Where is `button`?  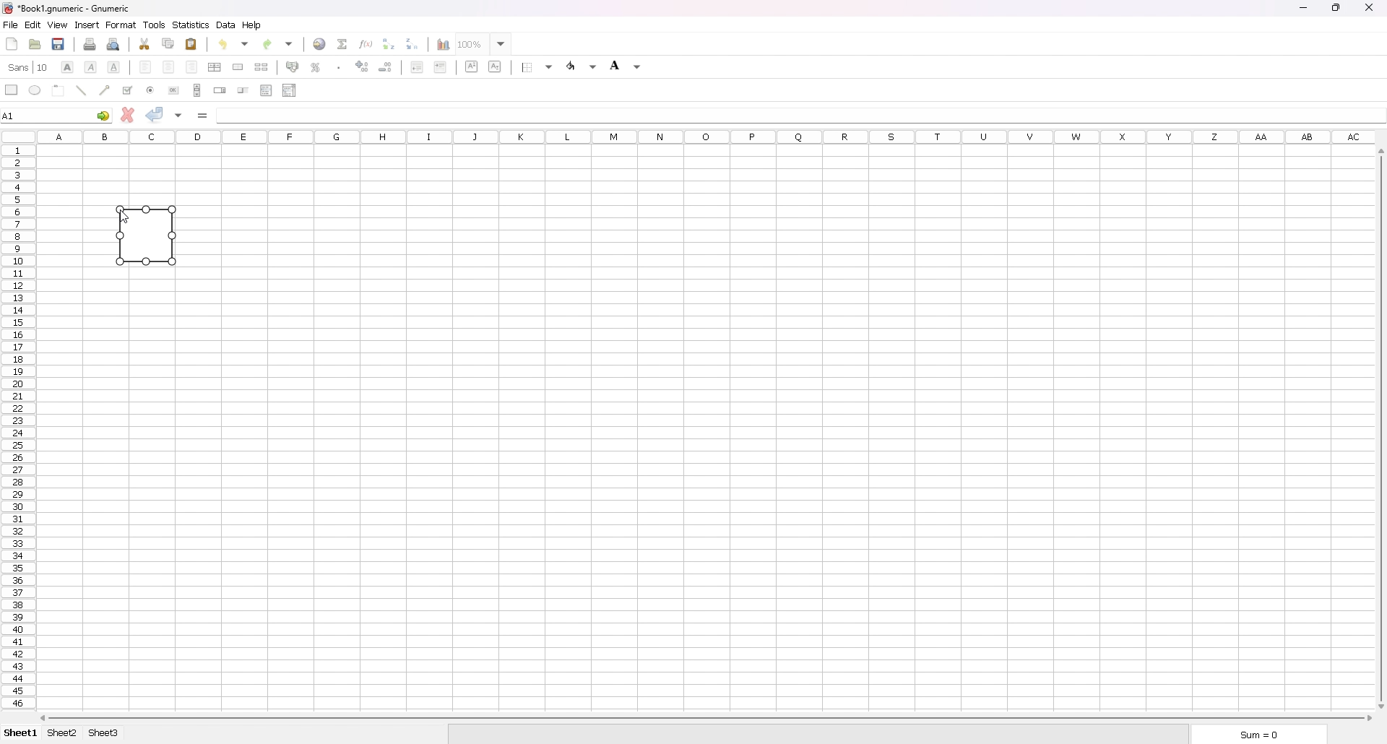 button is located at coordinates (174, 90).